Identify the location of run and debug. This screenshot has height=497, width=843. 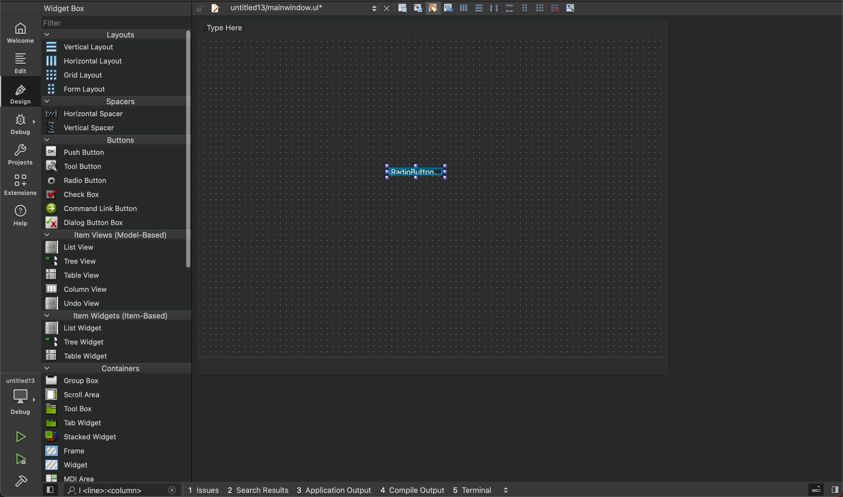
(22, 460).